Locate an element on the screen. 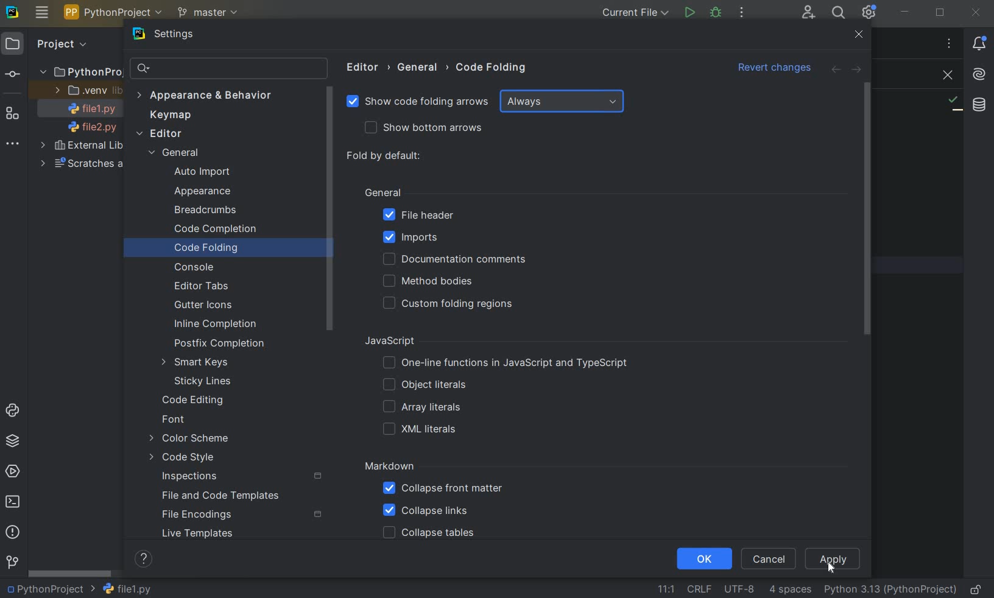 The width and height of the screenshot is (994, 598). MARKDOWN is located at coordinates (390, 466).